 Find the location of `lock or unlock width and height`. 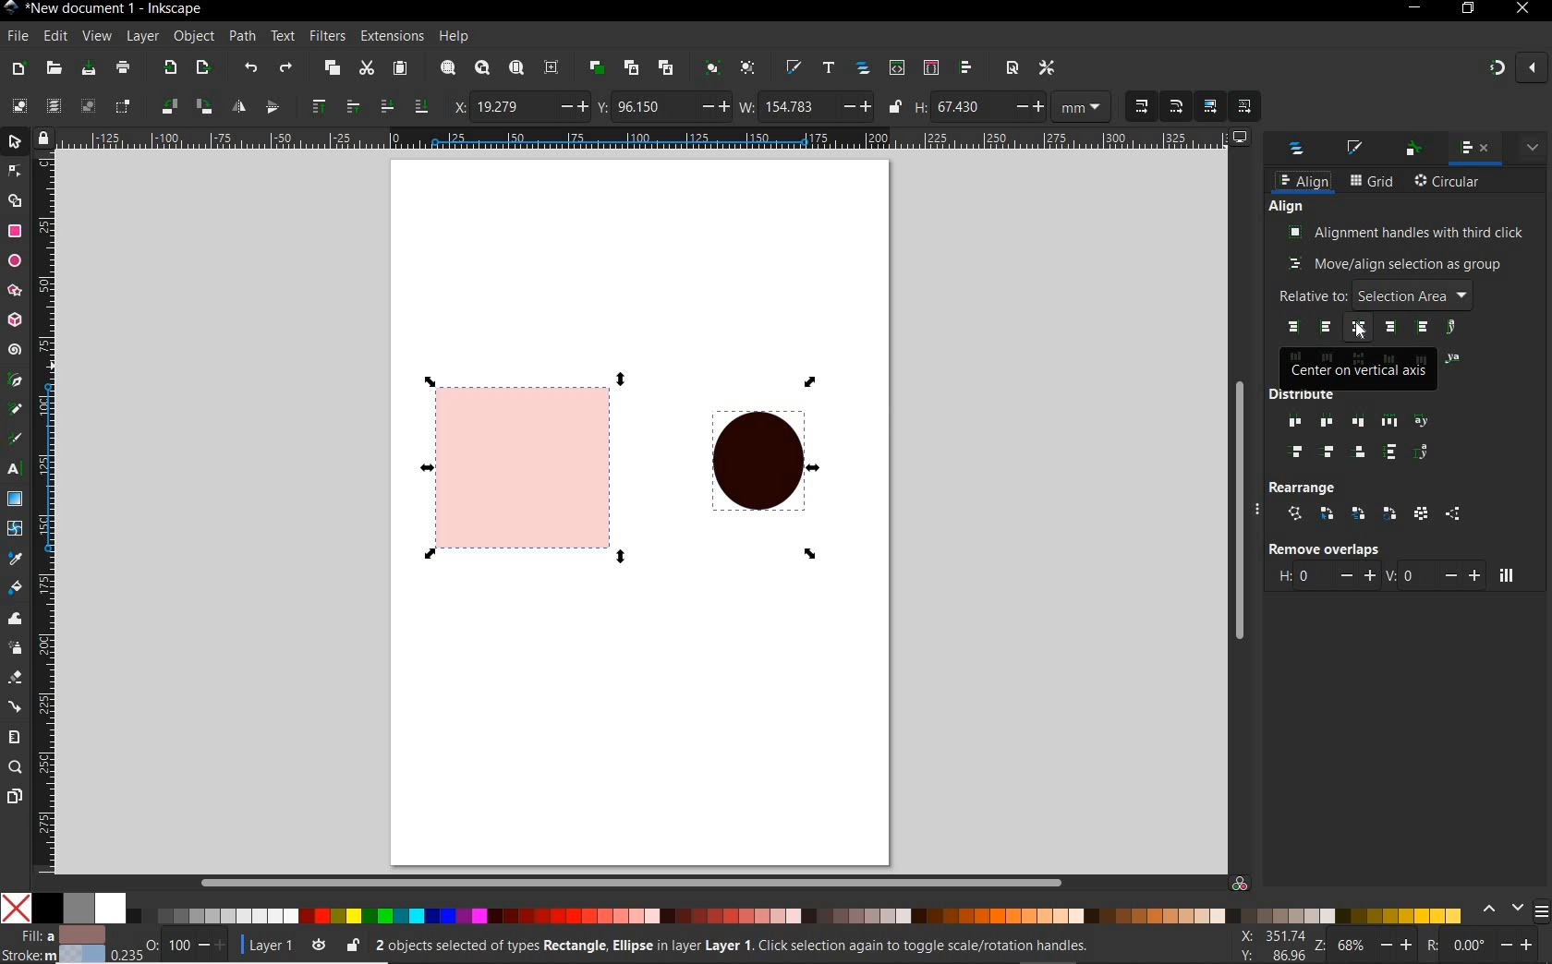

lock or unlock width and height is located at coordinates (896, 105).